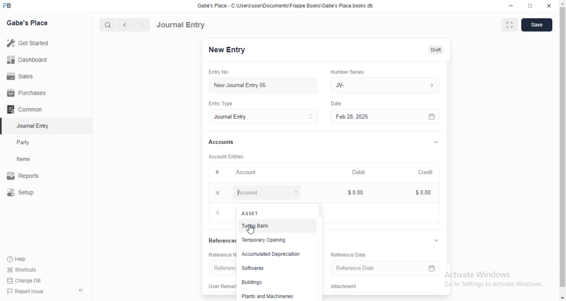 Image resolution: width=566 pixels, height=301 pixels. Describe the element at coordinates (29, 127) in the screenshot. I see `Journal Entry` at that location.